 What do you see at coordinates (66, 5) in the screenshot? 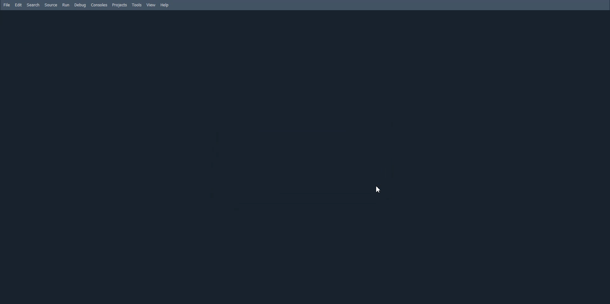
I see `Run` at bounding box center [66, 5].